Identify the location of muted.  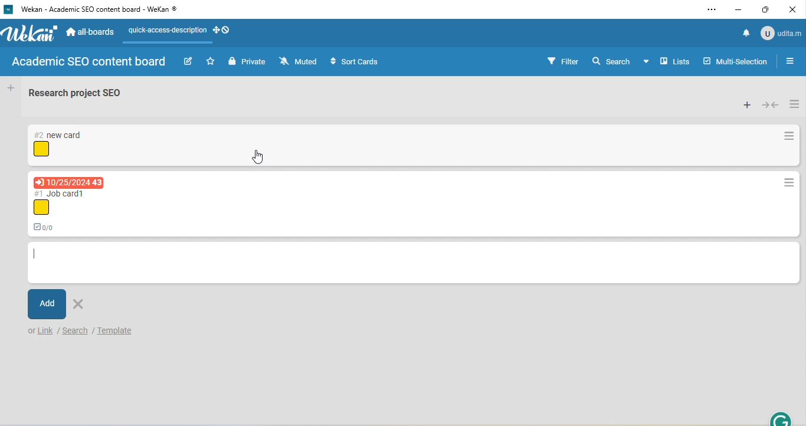
(300, 62).